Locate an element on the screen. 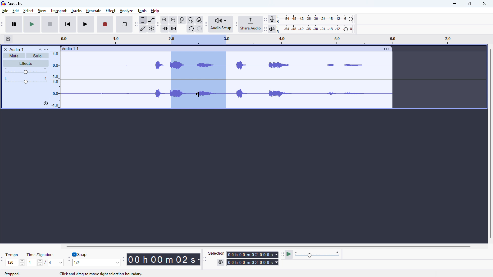  Selection end time is located at coordinates (253, 262).